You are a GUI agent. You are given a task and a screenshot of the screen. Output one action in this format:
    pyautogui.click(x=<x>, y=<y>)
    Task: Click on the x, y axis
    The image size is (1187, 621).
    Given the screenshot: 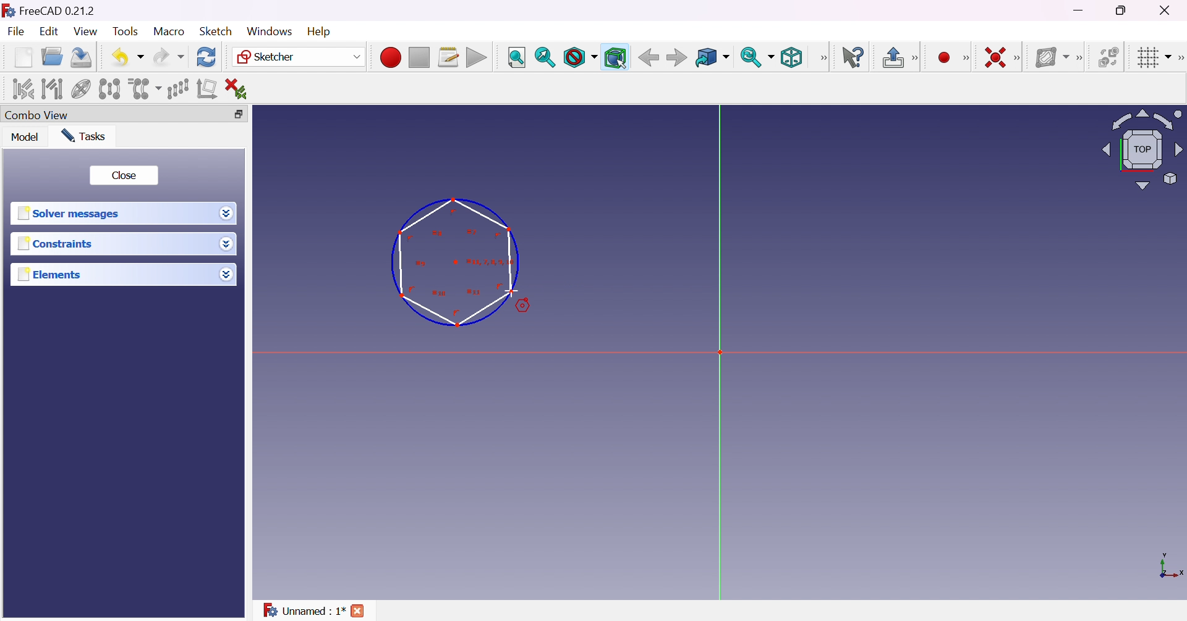 What is the action you would take?
    pyautogui.click(x=1169, y=567)
    